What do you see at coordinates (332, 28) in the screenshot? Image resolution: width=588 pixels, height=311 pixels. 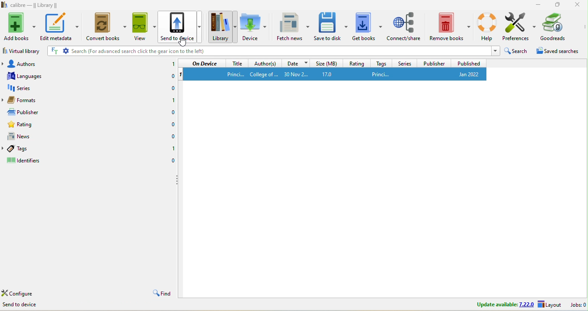 I see `save to disk` at bounding box center [332, 28].